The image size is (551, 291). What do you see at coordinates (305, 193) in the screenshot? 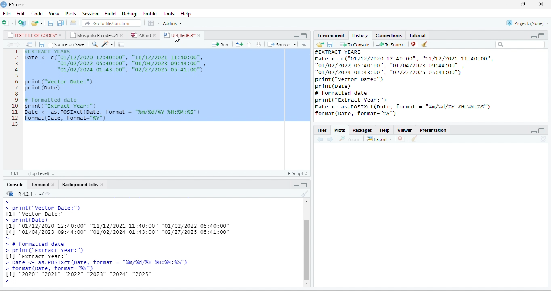
I see `clear` at bounding box center [305, 193].